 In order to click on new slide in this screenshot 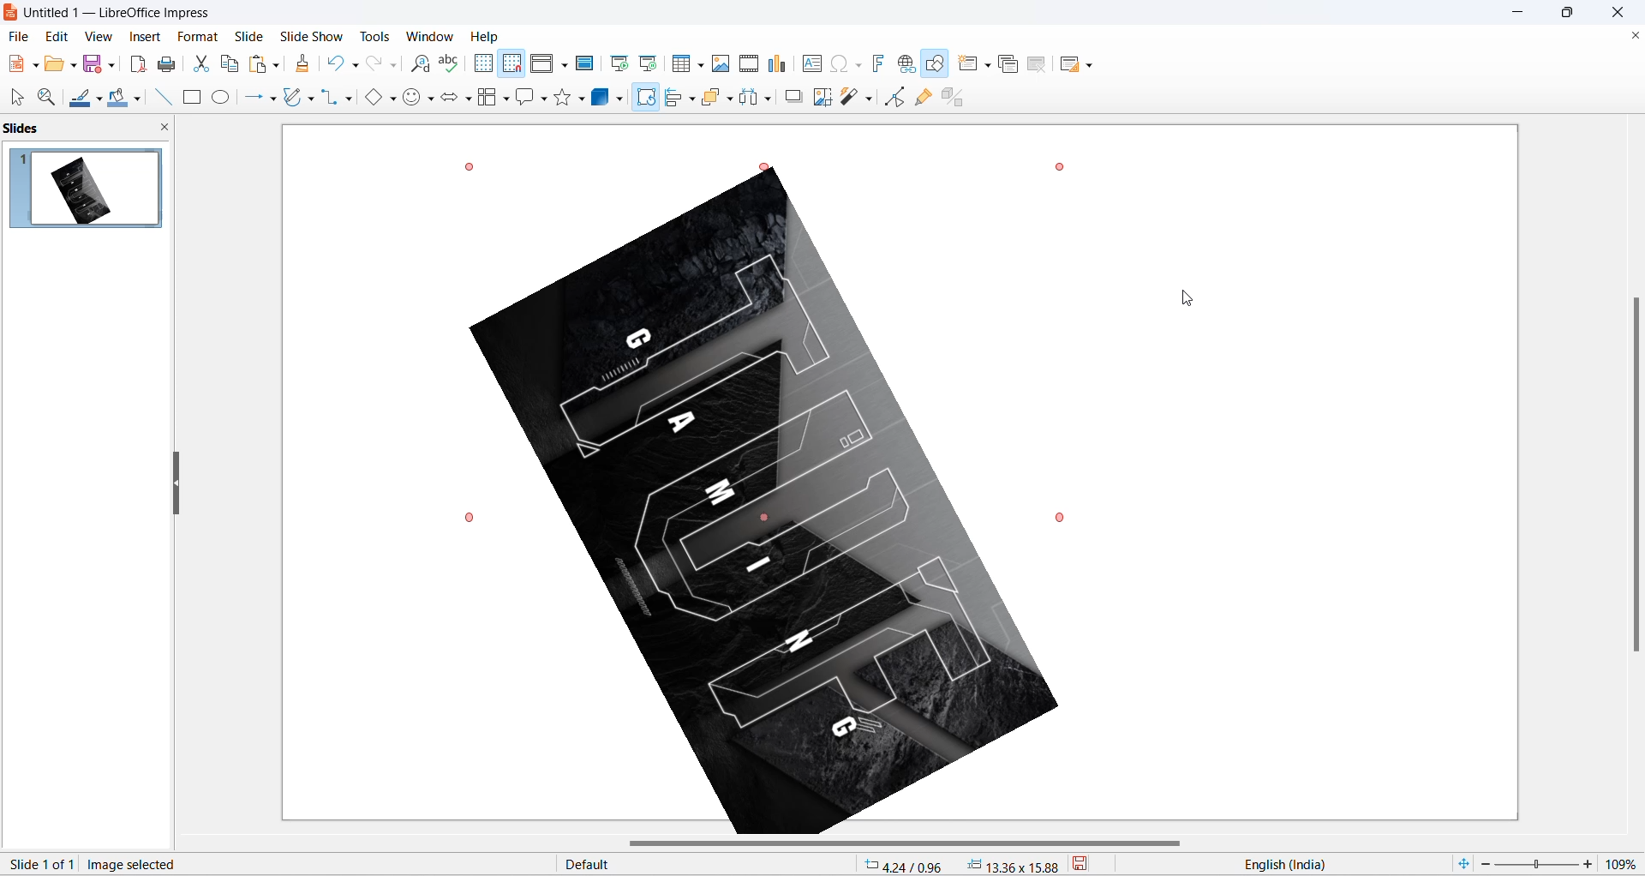, I will do `click(968, 63)`.